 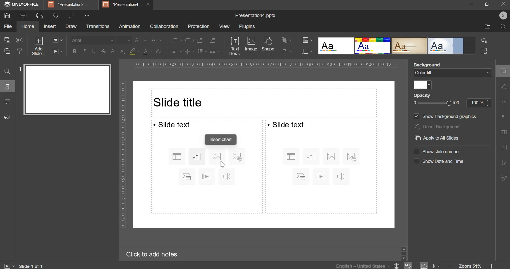 I want to click on design, so click(x=446, y=46).